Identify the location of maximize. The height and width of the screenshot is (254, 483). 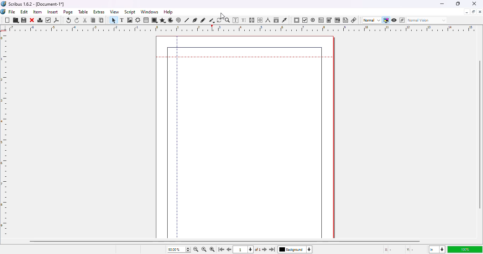
(458, 4).